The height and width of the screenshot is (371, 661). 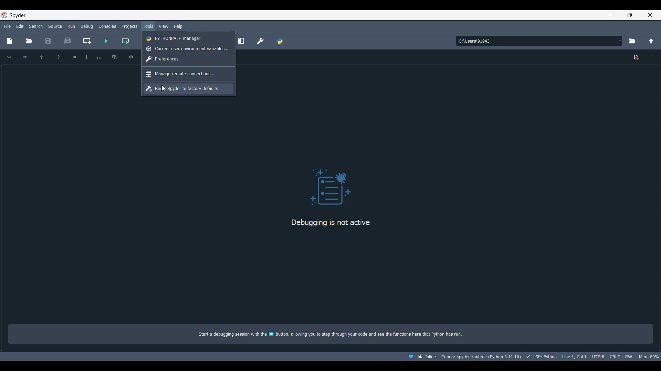 I want to click on Edit menu, so click(x=20, y=26).